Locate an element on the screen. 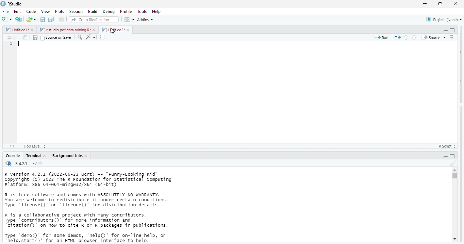 Image resolution: width=464 pixels, height=244 pixels. edit is located at coordinates (17, 12).